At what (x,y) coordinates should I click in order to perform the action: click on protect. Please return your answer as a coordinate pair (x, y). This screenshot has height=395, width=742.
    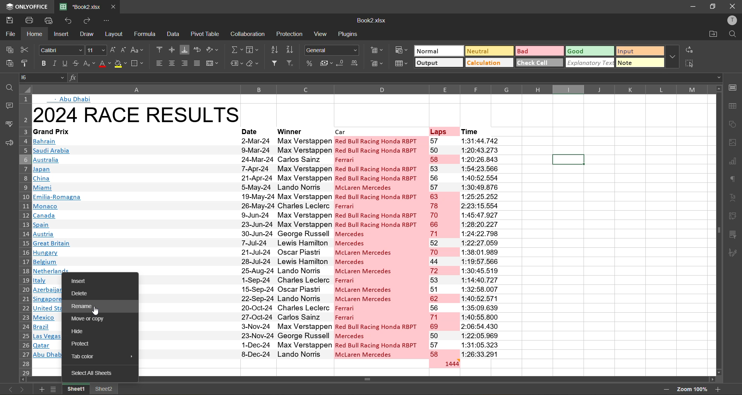
    Looking at the image, I should click on (83, 344).